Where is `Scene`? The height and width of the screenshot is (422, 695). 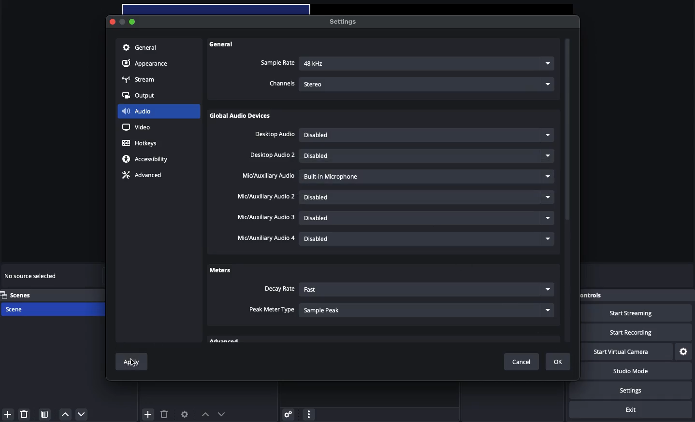 Scene is located at coordinates (25, 309).